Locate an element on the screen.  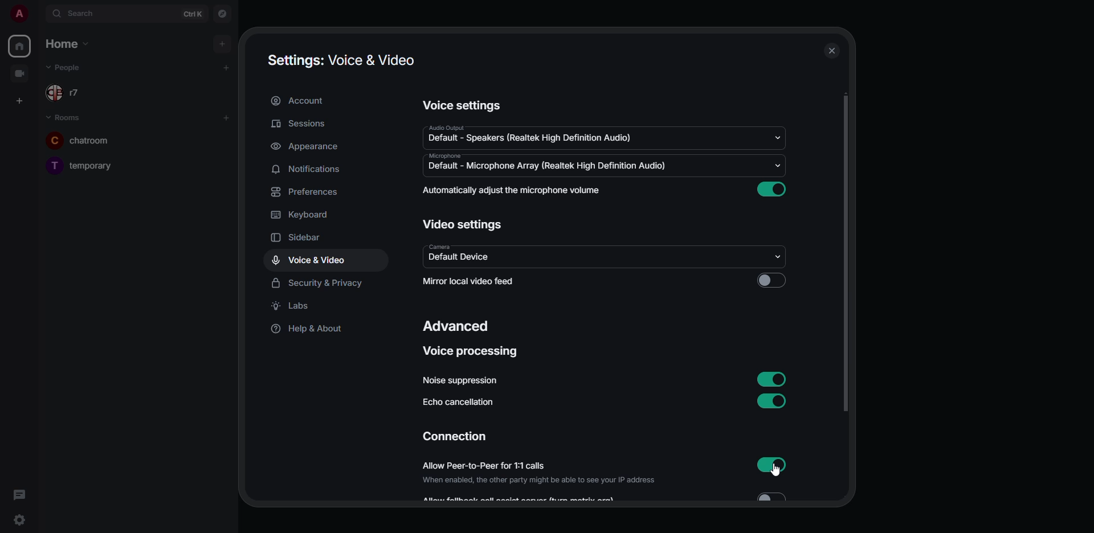
scroll bar is located at coordinates (844, 253).